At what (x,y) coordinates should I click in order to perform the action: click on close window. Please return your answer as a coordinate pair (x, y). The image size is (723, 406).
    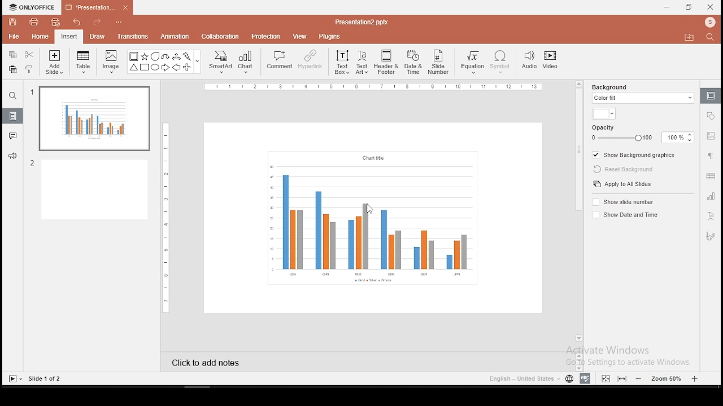
    Looking at the image, I should click on (711, 7).